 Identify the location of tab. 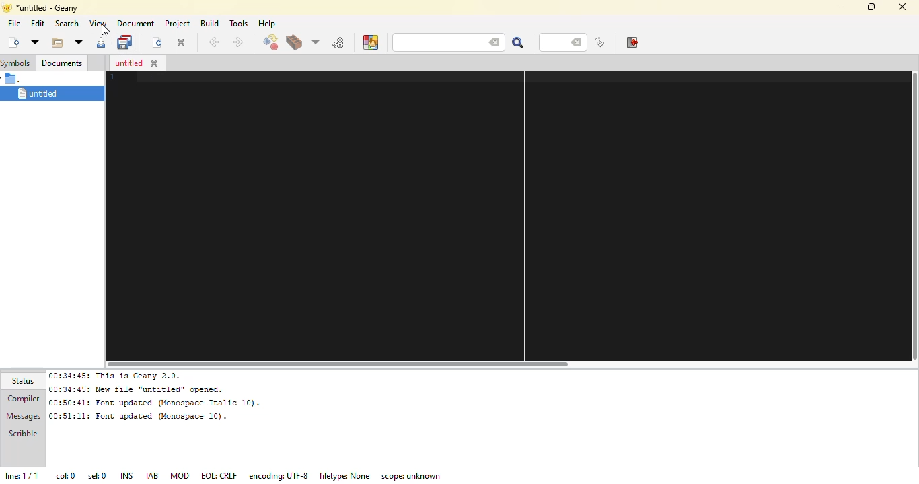
(152, 475).